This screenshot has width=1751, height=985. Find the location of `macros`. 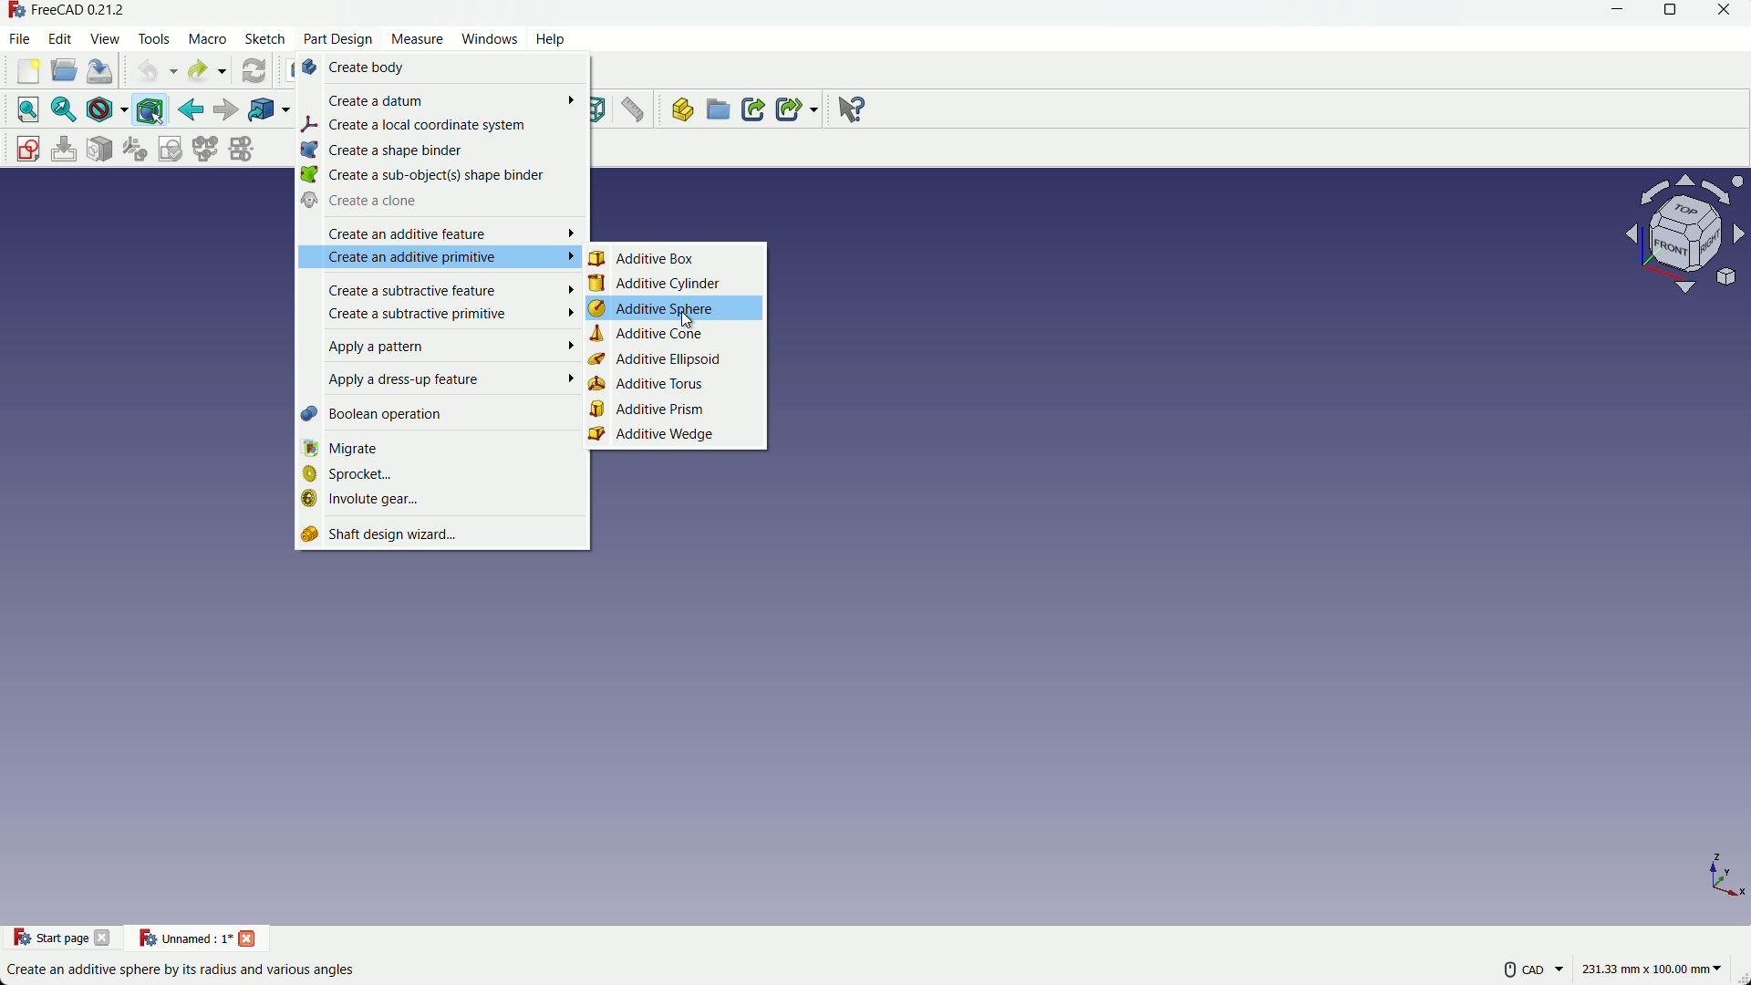

macros is located at coordinates (207, 39).